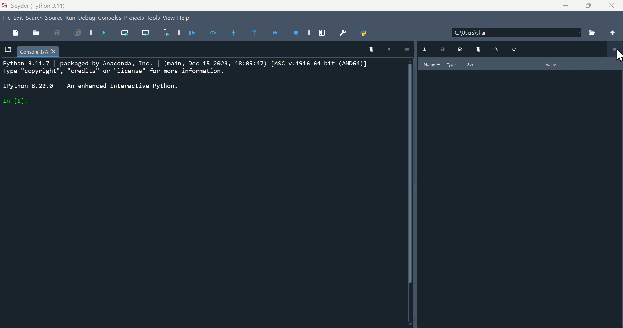 This screenshot has width=623, height=328. What do you see at coordinates (478, 51) in the screenshot?
I see `Delete` at bounding box center [478, 51].